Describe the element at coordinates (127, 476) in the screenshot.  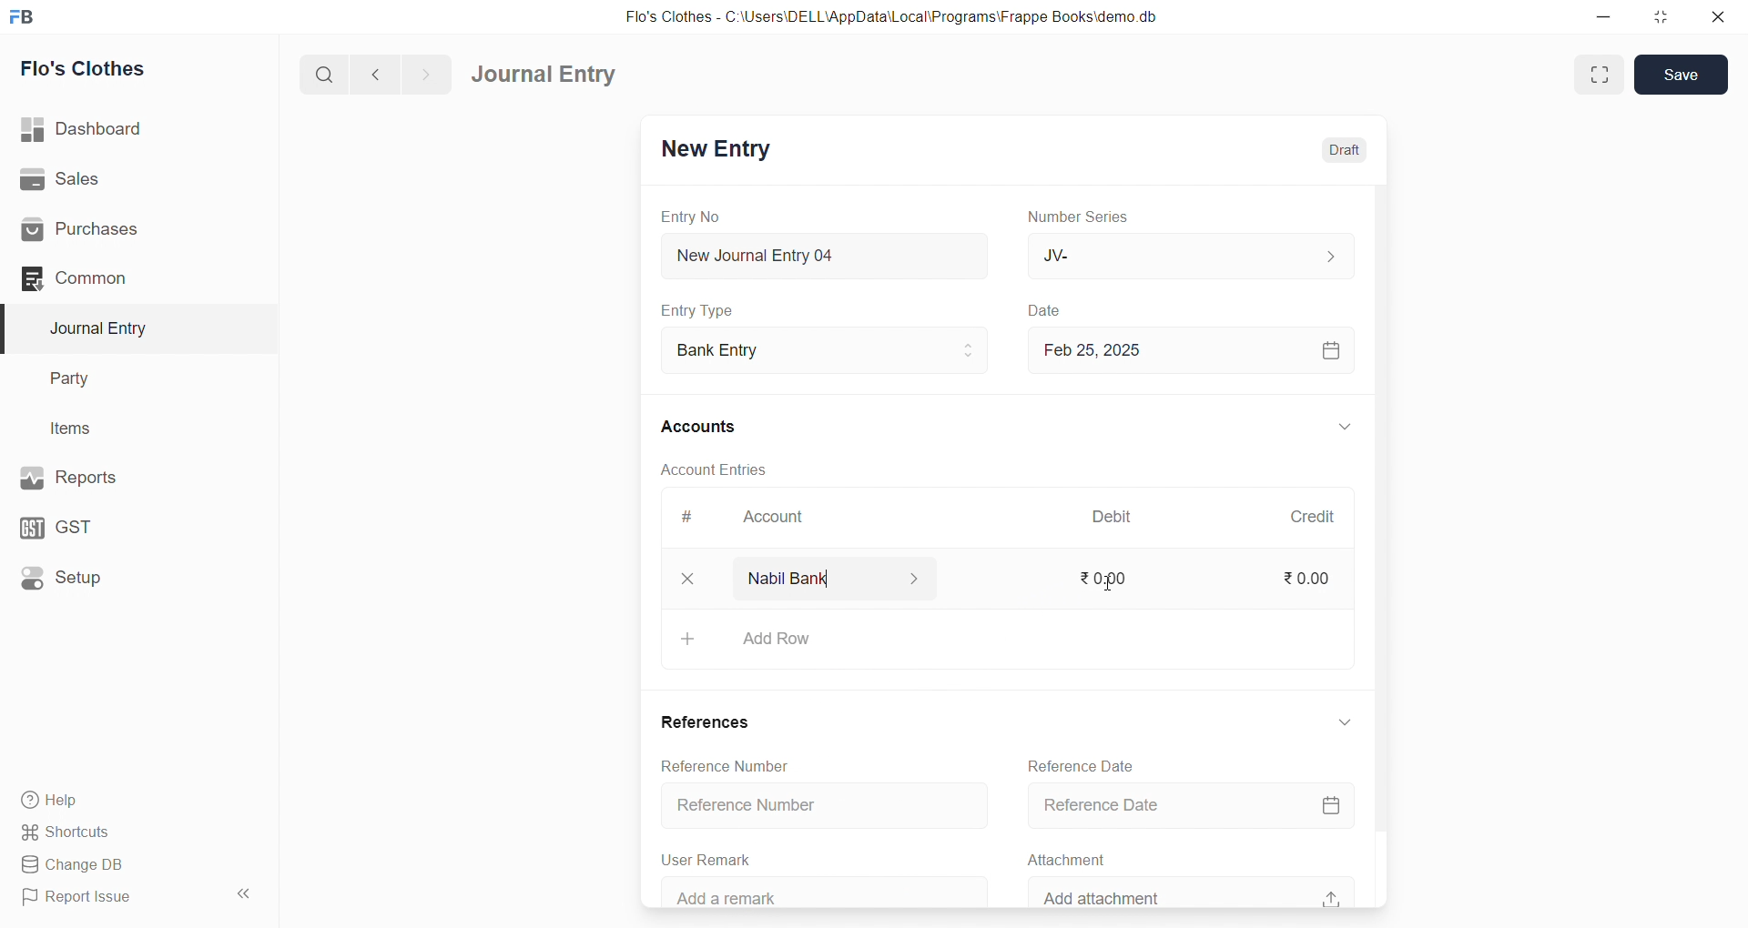
I see `Reports` at that location.